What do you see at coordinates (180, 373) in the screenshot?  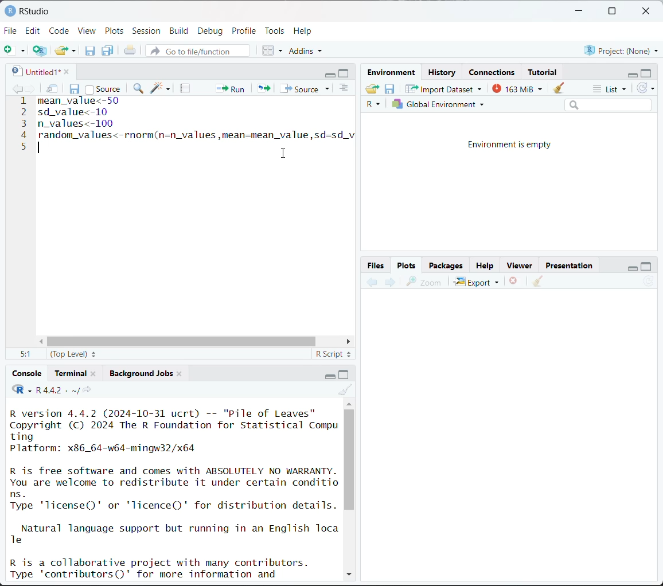 I see `close` at bounding box center [180, 373].